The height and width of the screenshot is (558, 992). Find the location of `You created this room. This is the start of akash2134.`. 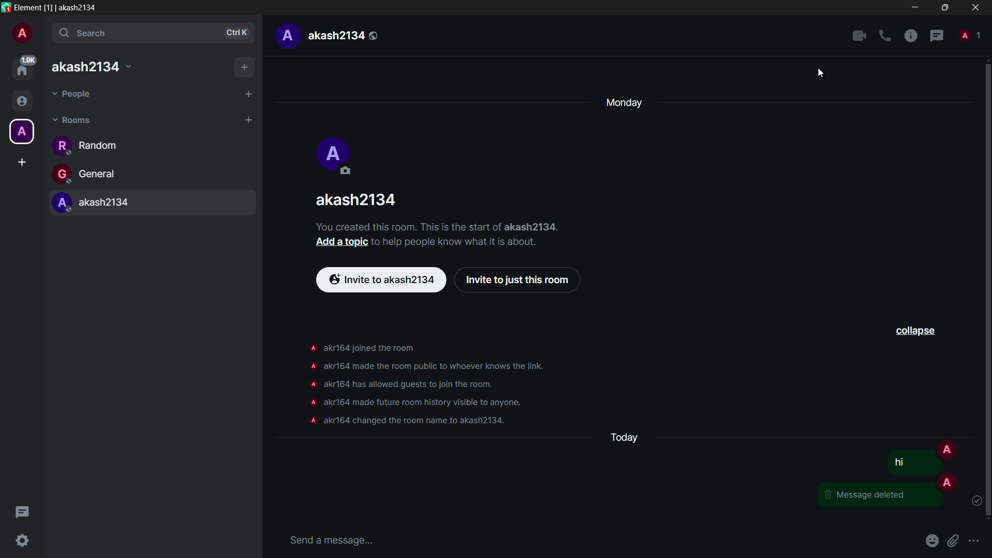

You created this room. This is the start of akash2134. is located at coordinates (446, 226).